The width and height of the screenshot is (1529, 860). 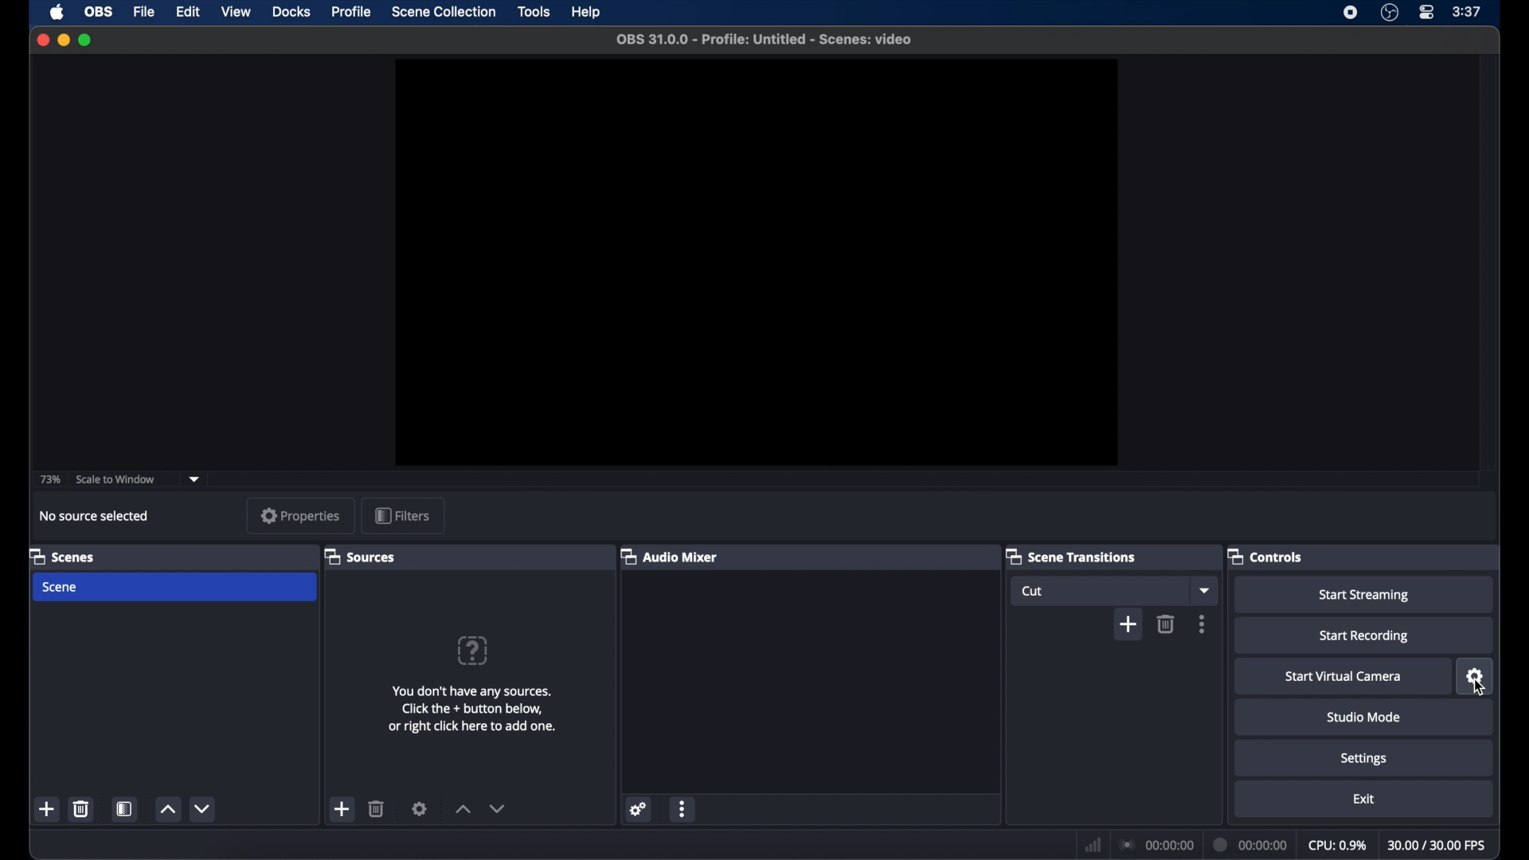 I want to click on control center, so click(x=1425, y=13).